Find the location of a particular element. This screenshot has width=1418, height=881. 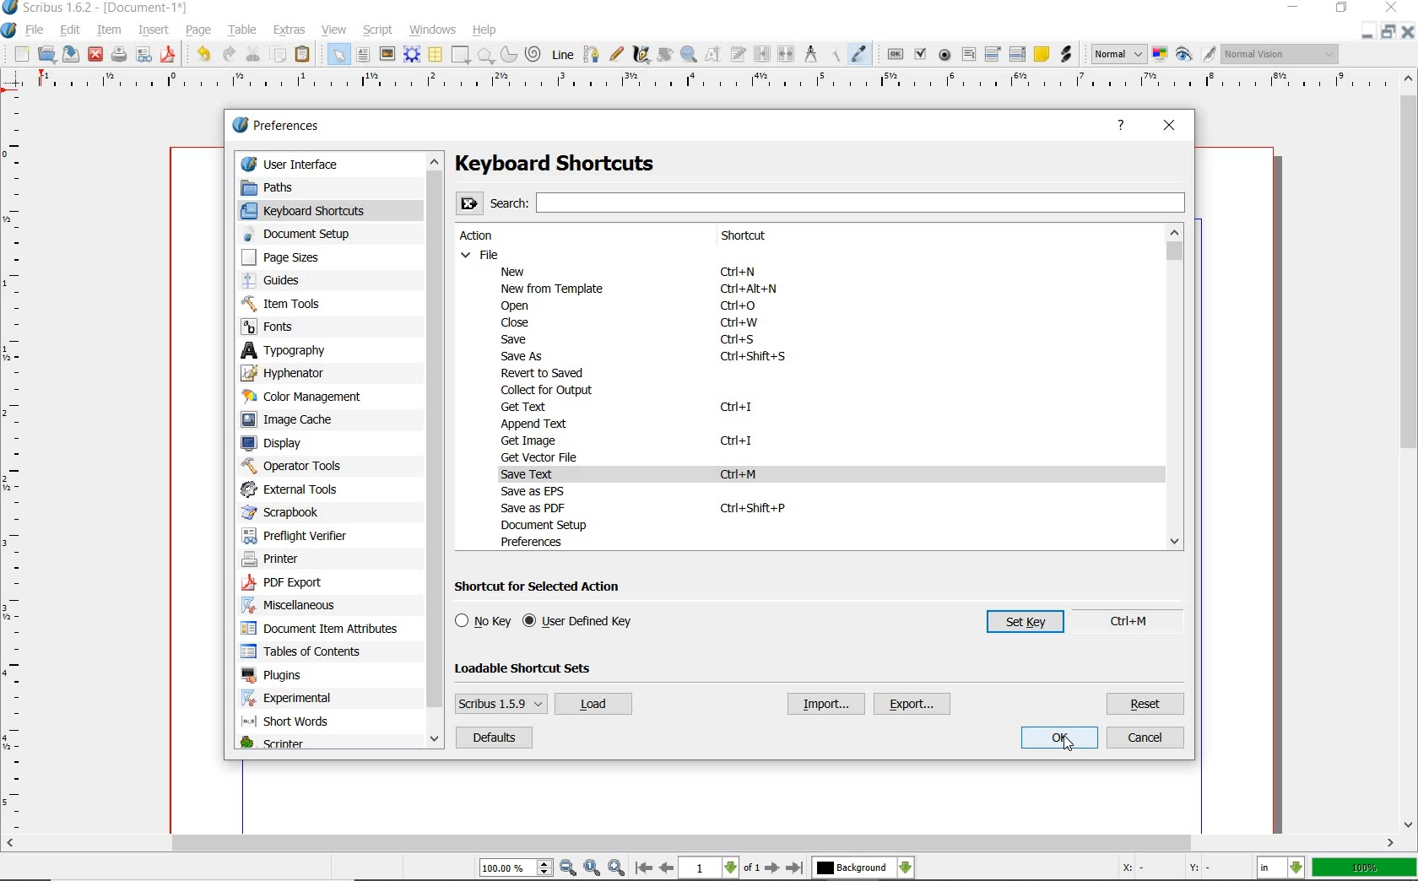

link text frames is located at coordinates (764, 54).